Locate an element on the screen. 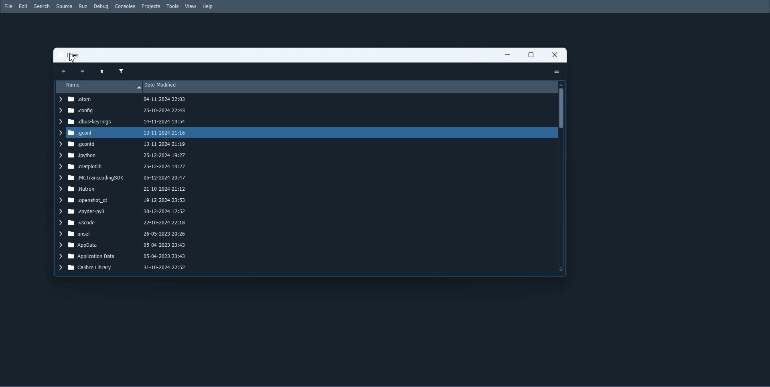 Image resolution: width=770 pixels, height=387 pixels. .dbus-keyrings 14-11-2024 19:54 is located at coordinates (124, 122).